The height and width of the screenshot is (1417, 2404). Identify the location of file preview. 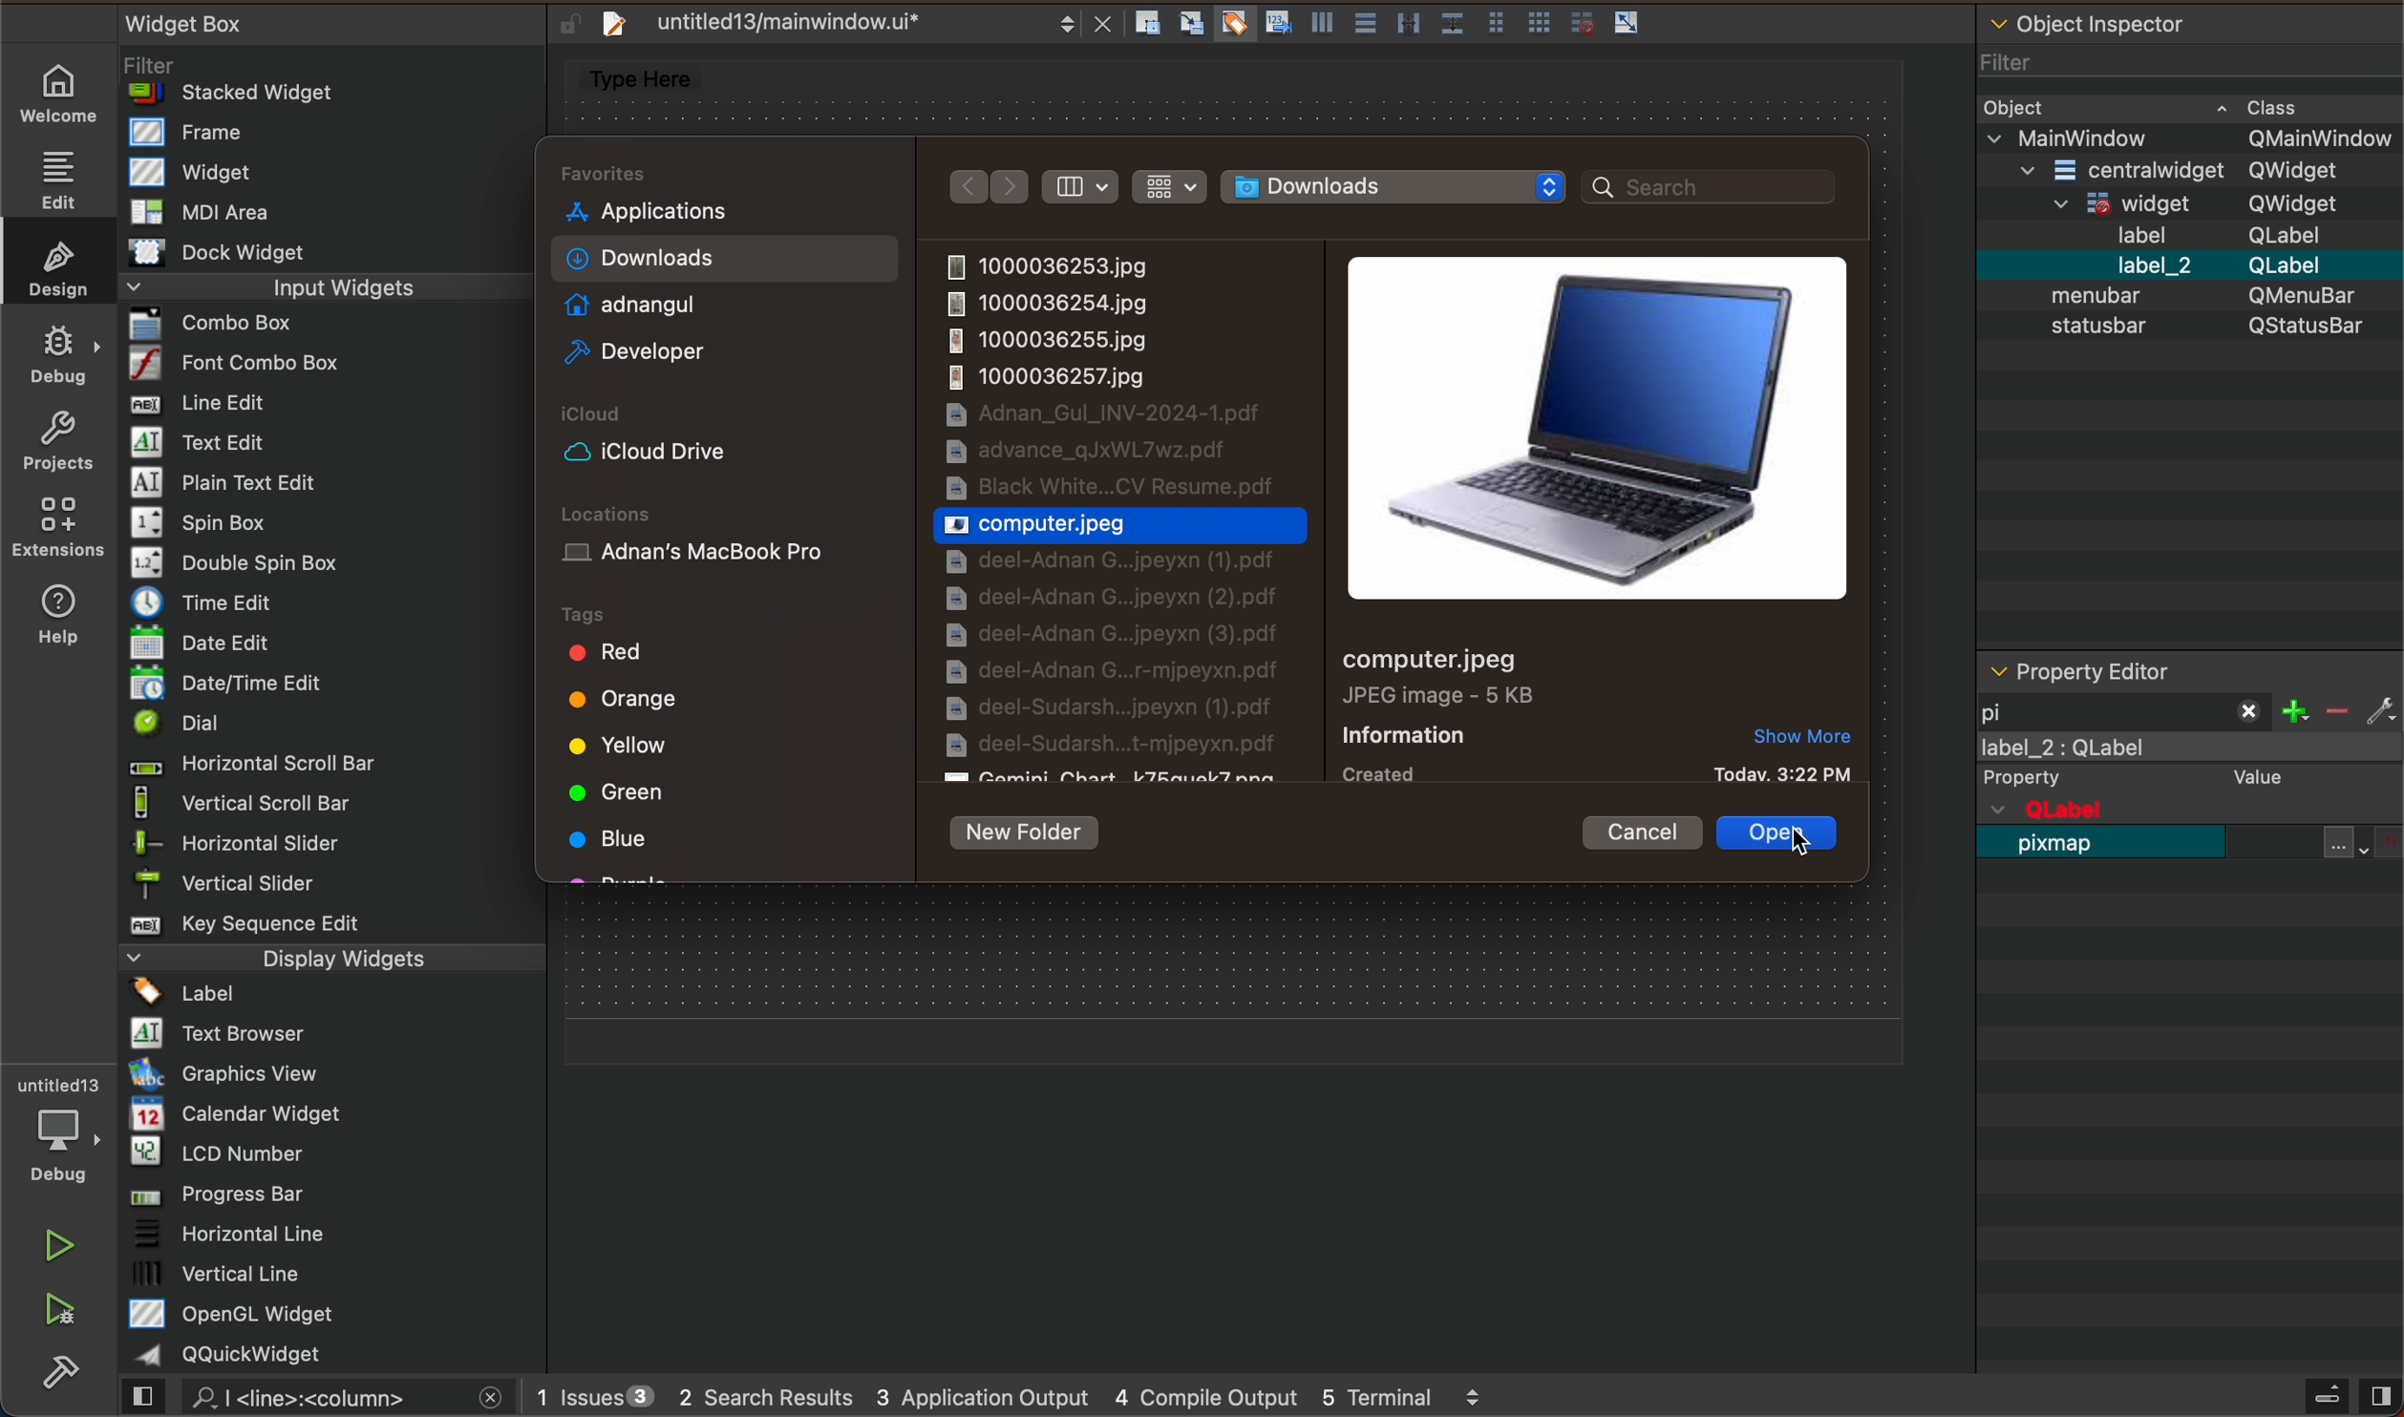
(1606, 426).